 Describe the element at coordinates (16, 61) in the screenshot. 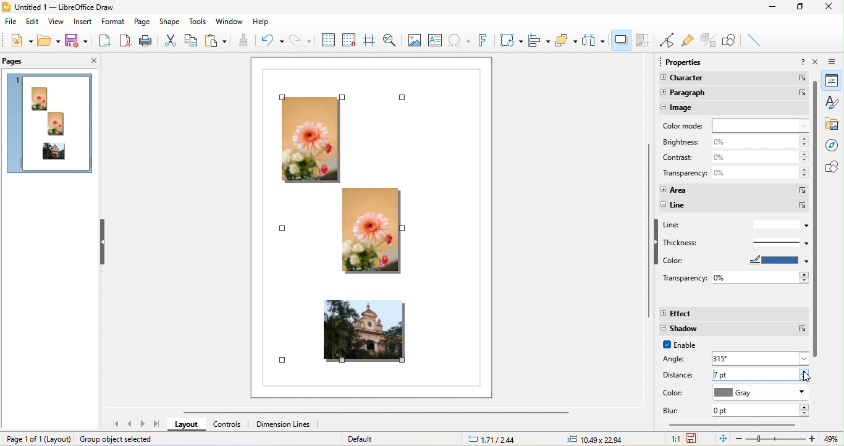

I see `pages` at that location.